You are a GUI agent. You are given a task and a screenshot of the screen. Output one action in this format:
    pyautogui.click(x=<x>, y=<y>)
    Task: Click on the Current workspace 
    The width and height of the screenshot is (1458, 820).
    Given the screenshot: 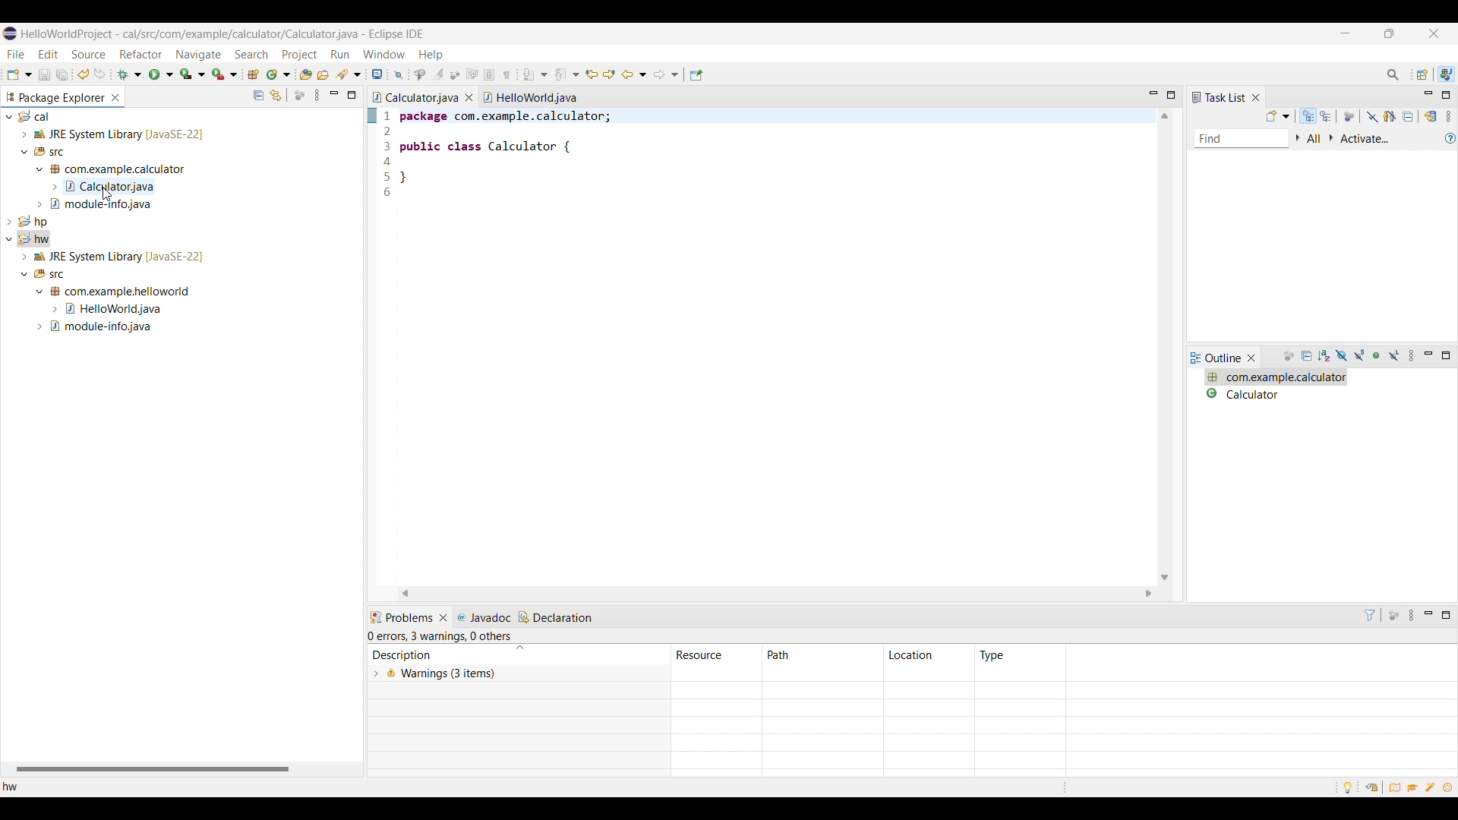 What is the action you would take?
    pyautogui.click(x=766, y=346)
    